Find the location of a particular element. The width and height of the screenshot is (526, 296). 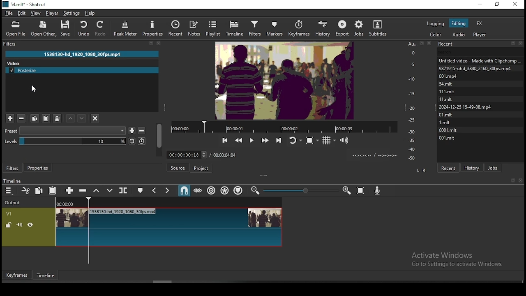

111.mlt is located at coordinates (447, 90).